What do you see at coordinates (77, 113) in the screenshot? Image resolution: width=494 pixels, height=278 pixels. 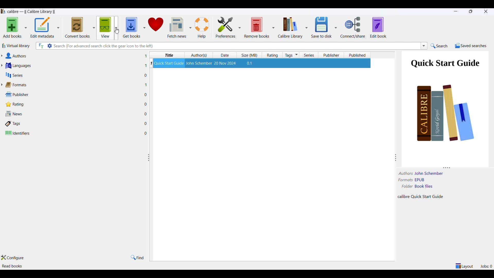 I see `news ` at bounding box center [77, 113].